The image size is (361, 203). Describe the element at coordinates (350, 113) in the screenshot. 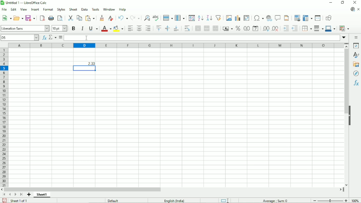

I see `Hide` at that location.